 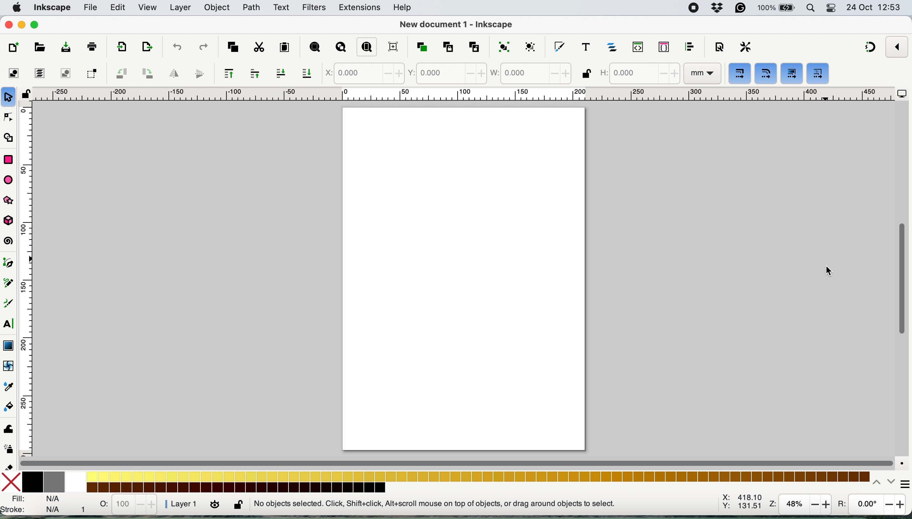 What do you see at coordinates (65, 48) in the screenshot?
I see `save` at bounding box center [65, 48].